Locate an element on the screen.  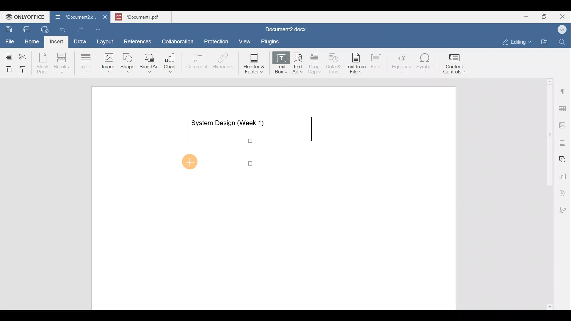
Save is located at coordinates (8, 28).